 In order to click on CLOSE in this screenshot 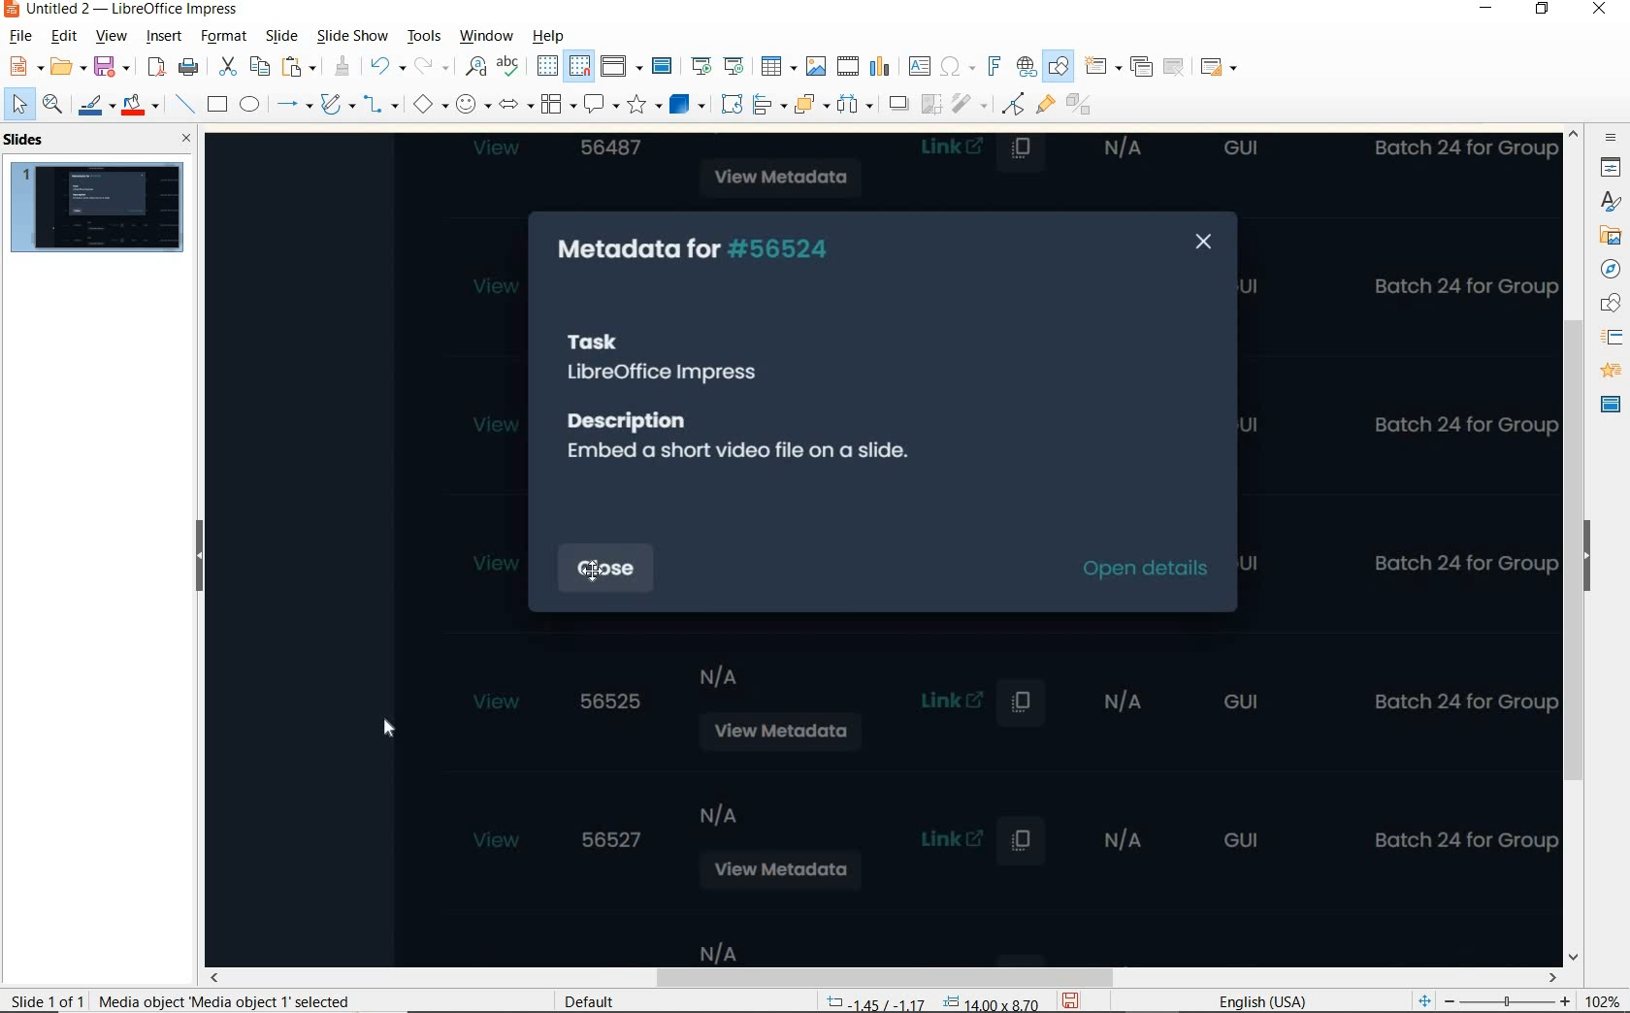, I will do `click(186, 139)`.